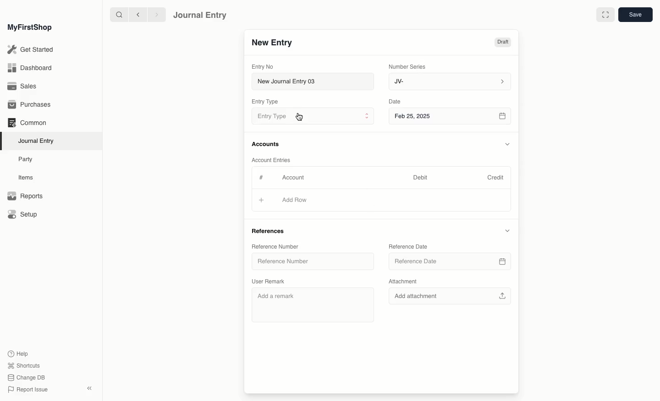  I want to click on Add a remark, so click(312, 305).